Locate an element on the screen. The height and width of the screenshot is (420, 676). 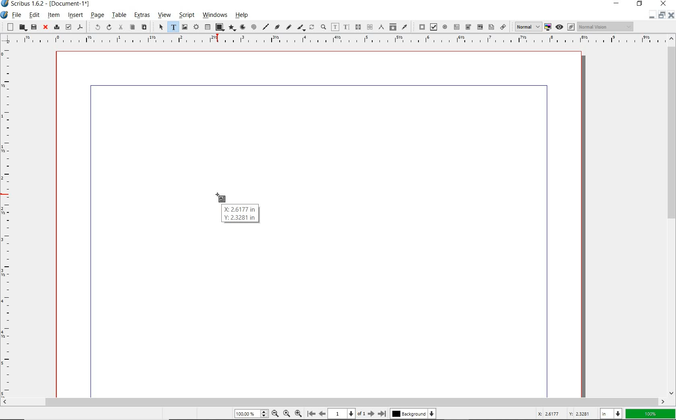
polygon is located at coordinates (233, 28).